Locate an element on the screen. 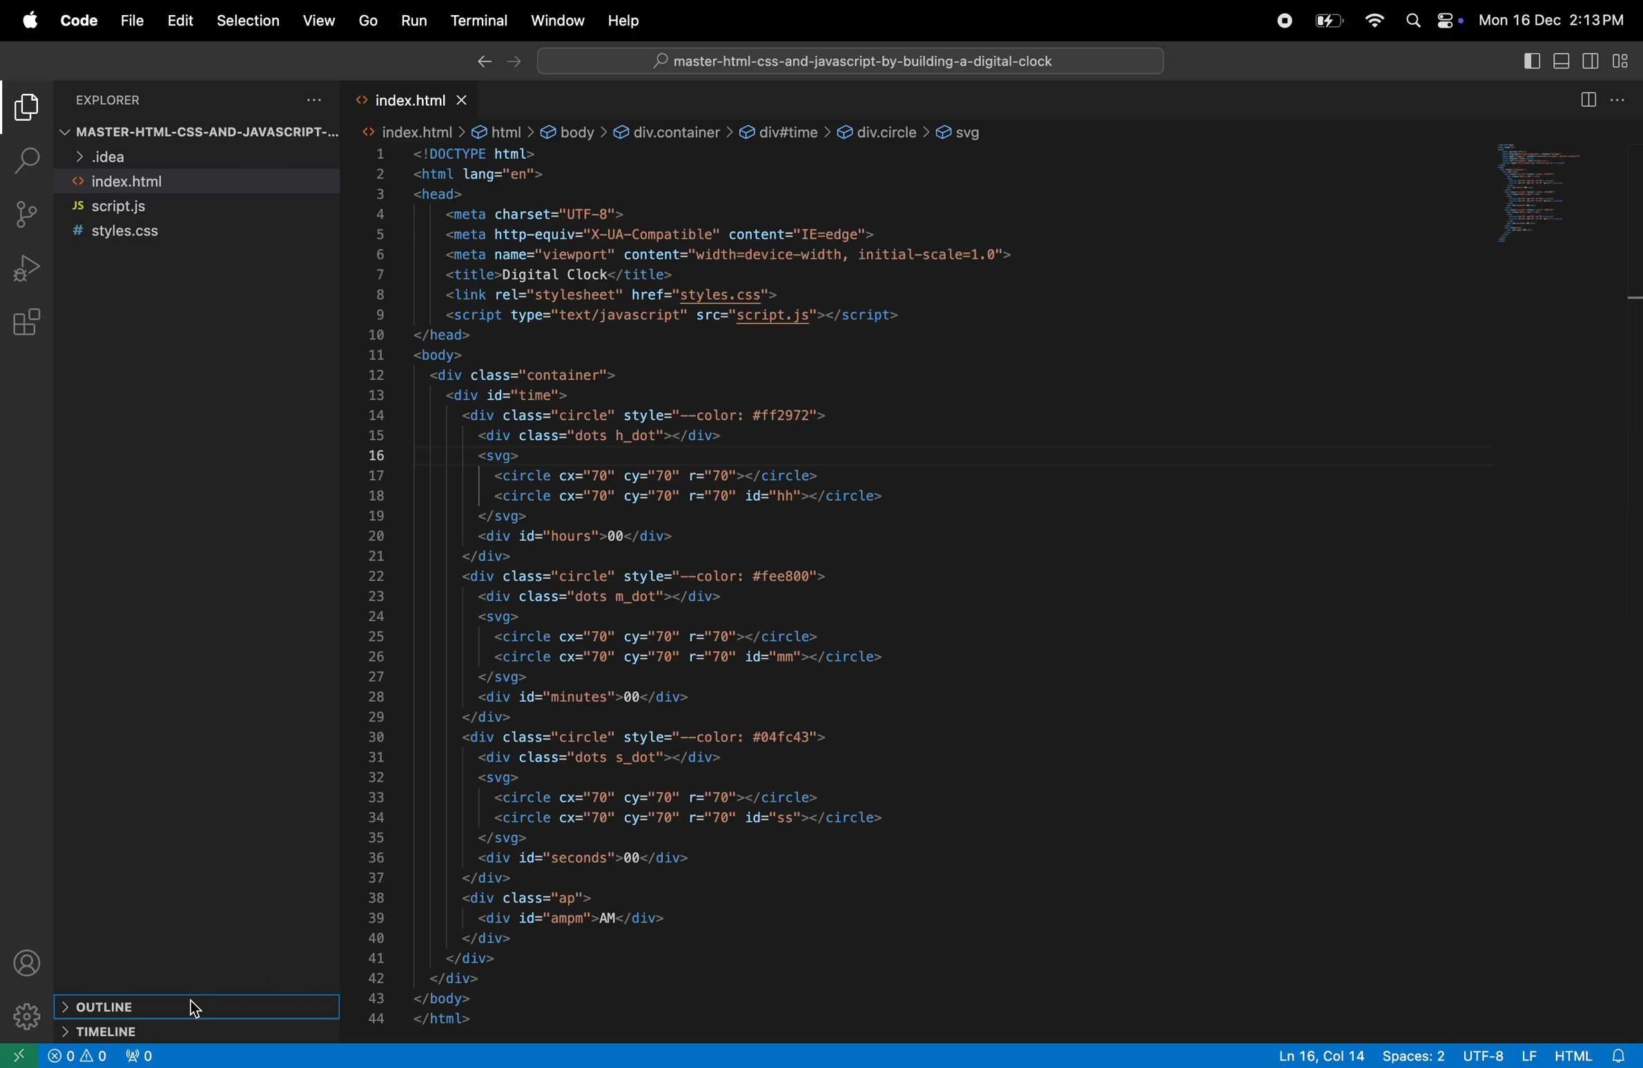 The width and height of the screenshot is (1643, 1068). source control is located at coordinates (26, 215).